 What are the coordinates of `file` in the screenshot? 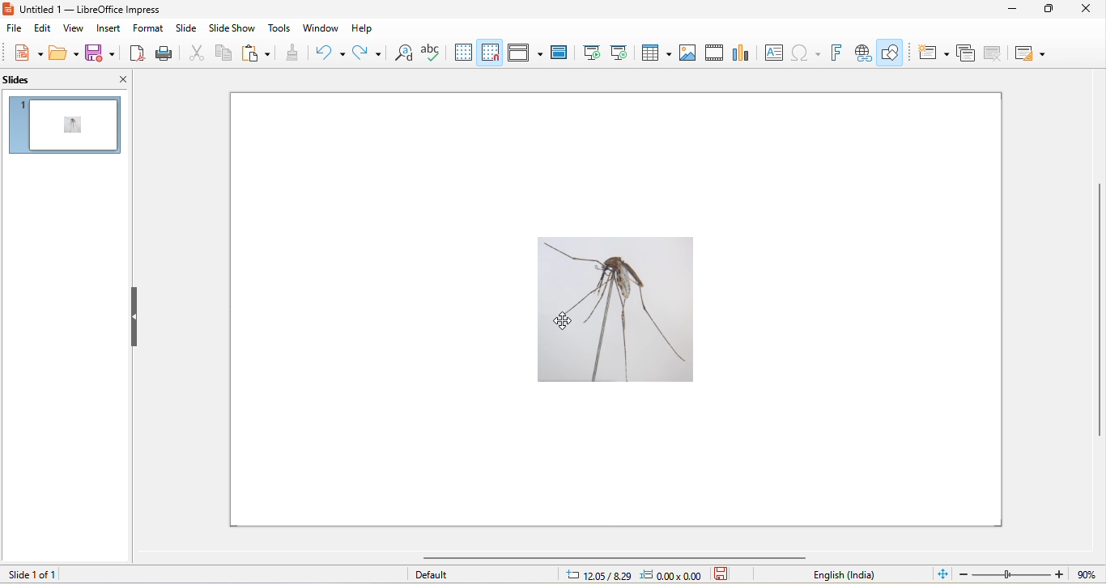 It's located at (12, 28).